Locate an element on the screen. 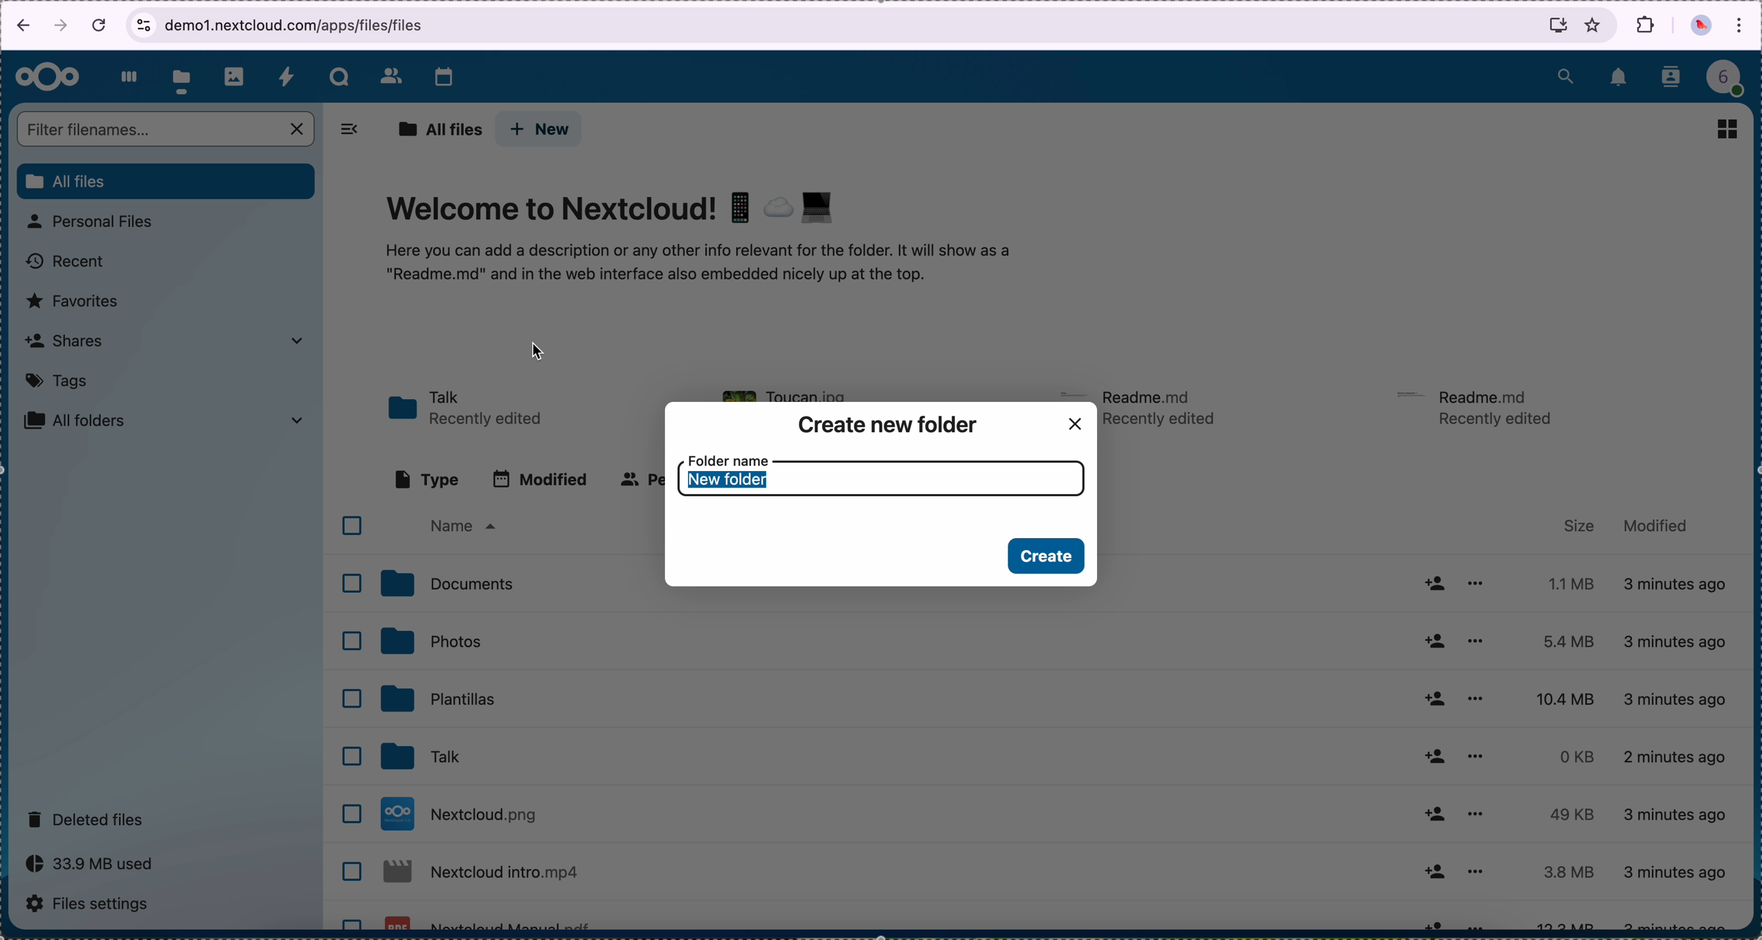  10.4 MB is located at coordinates (1567, 700).